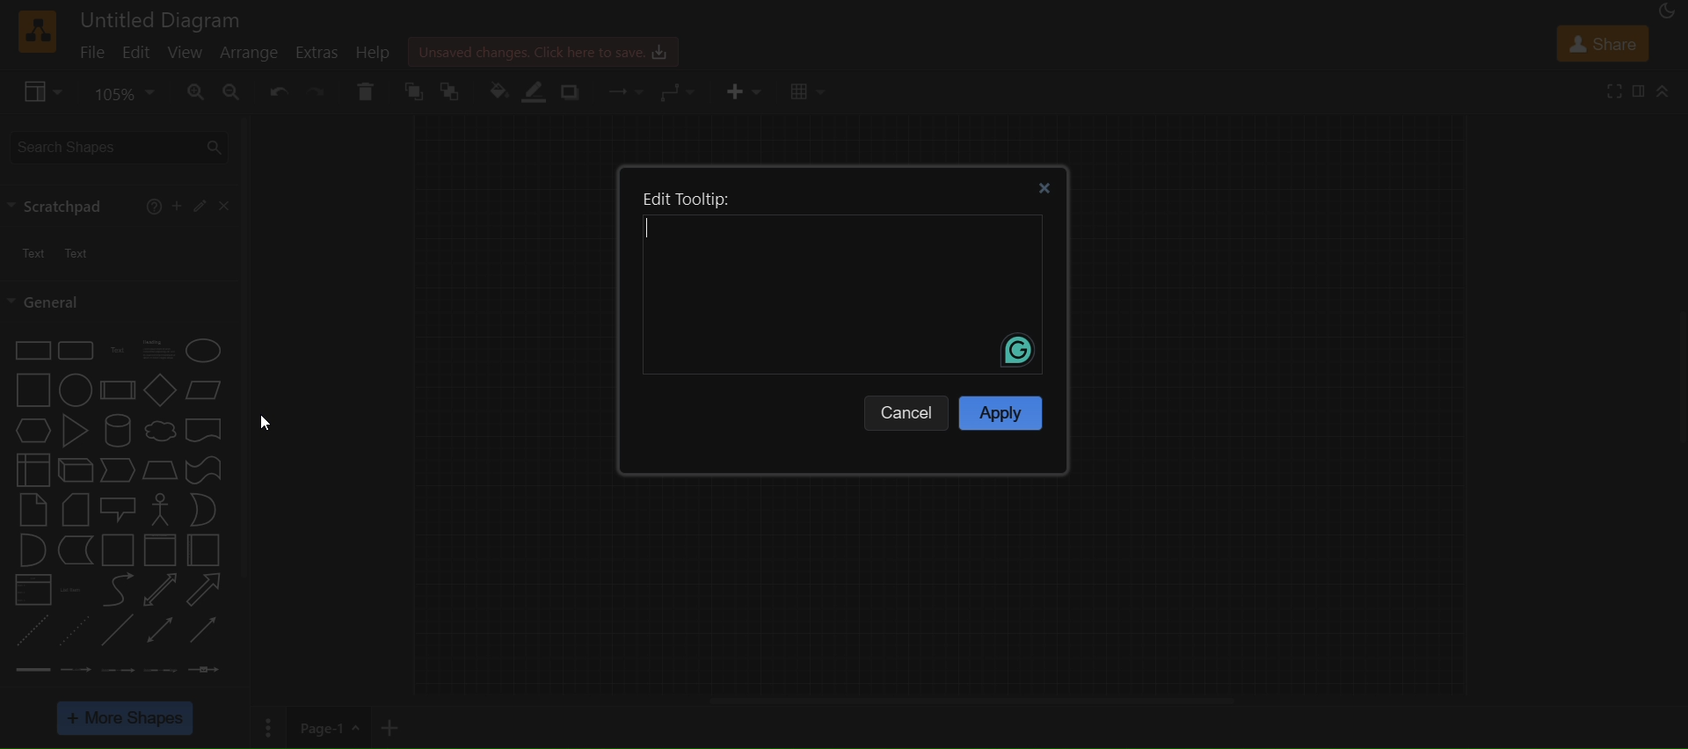 The image size is (1688, 749). I want to click on unsaved changes. click here to save, so click(540, 49).